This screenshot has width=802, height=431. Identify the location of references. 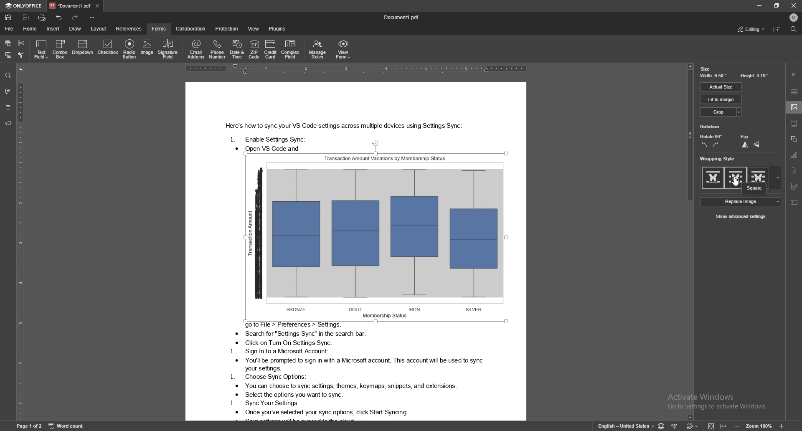
(129, 28).